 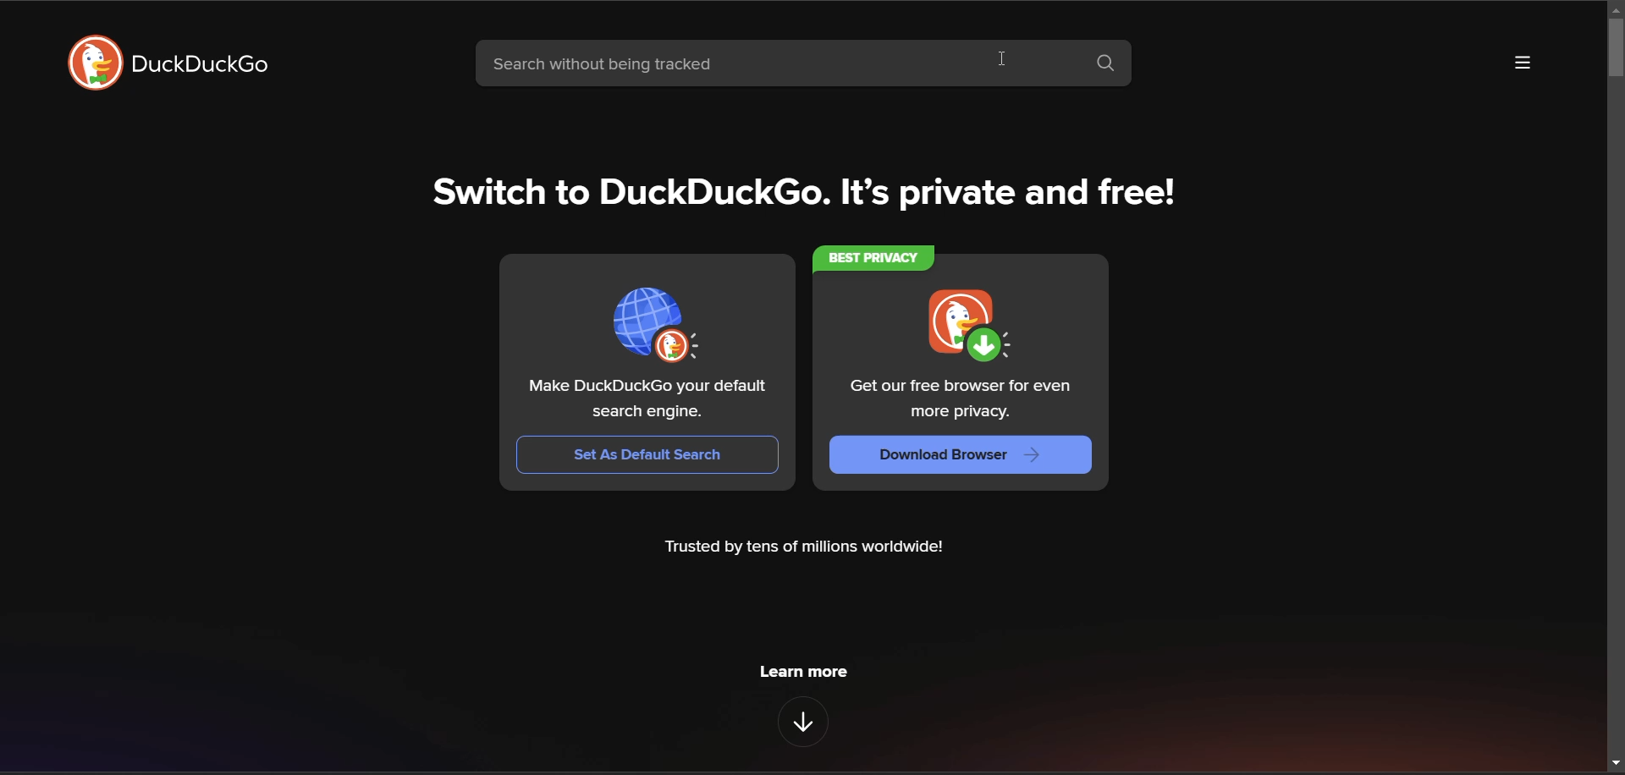 I want to click on vertical scroll bar, so click(x=1615, y=391).